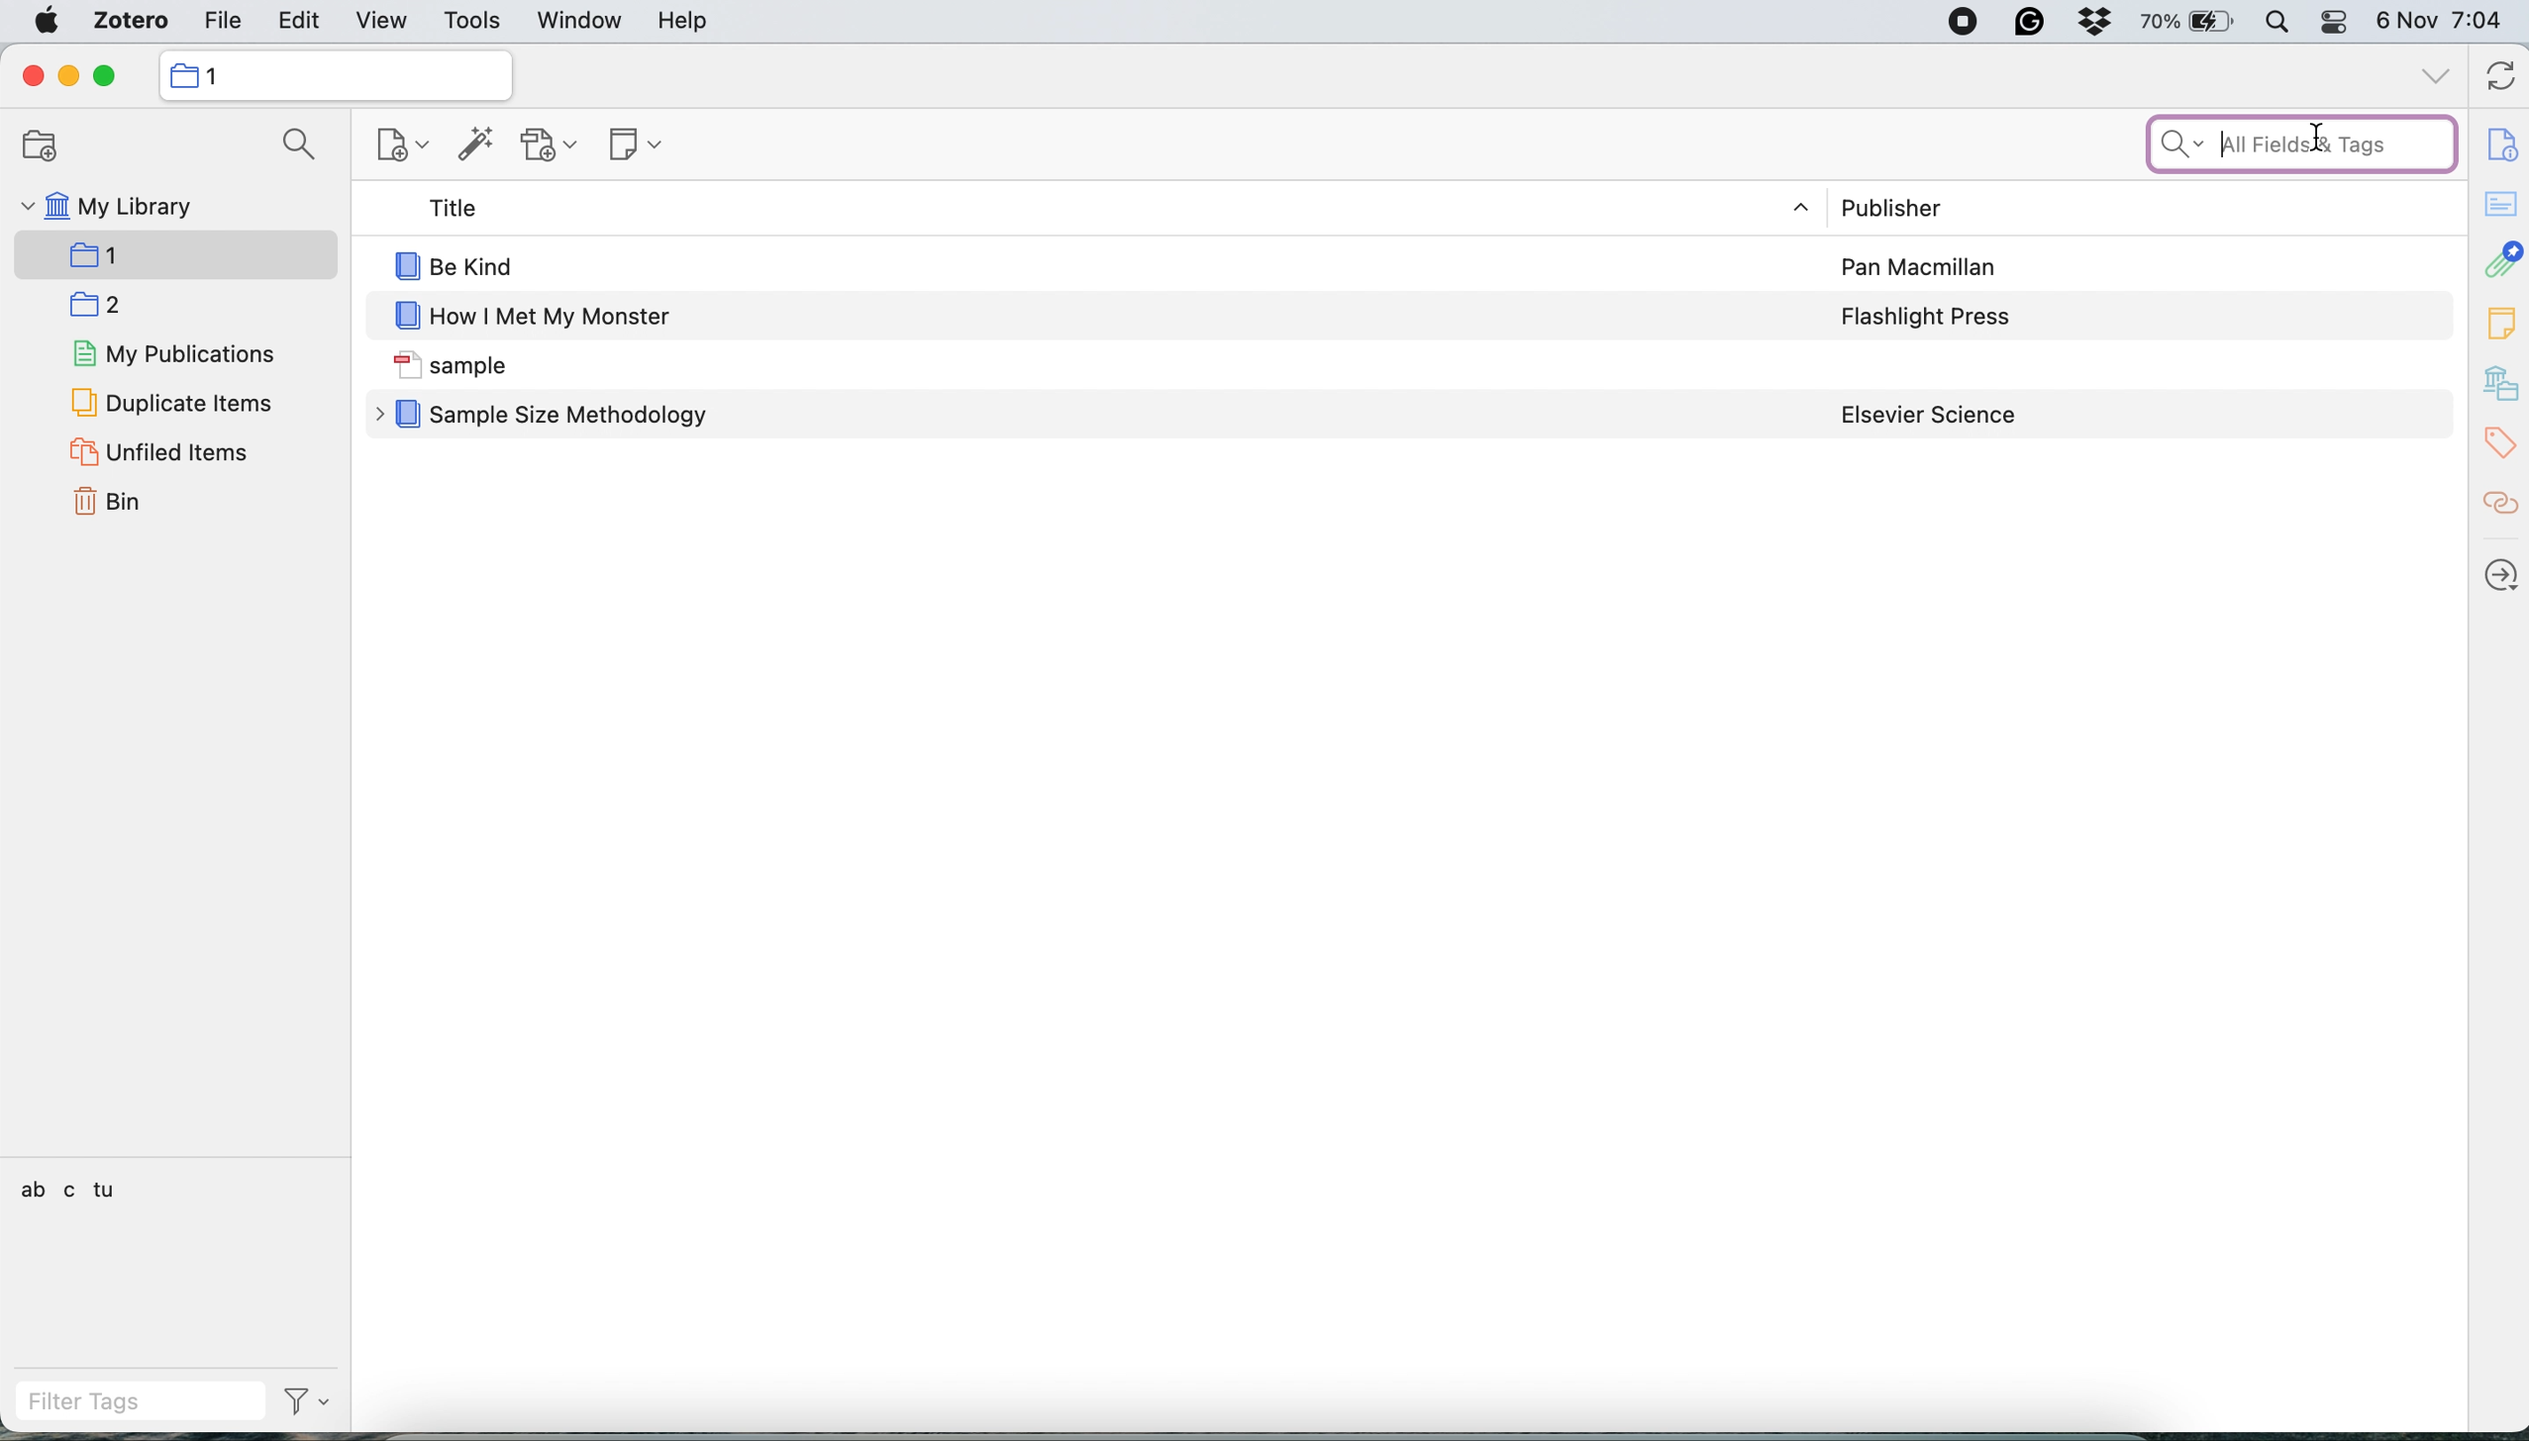 The image size is (2529, 1441). I want to click on dropbox, so click(2101, 23).